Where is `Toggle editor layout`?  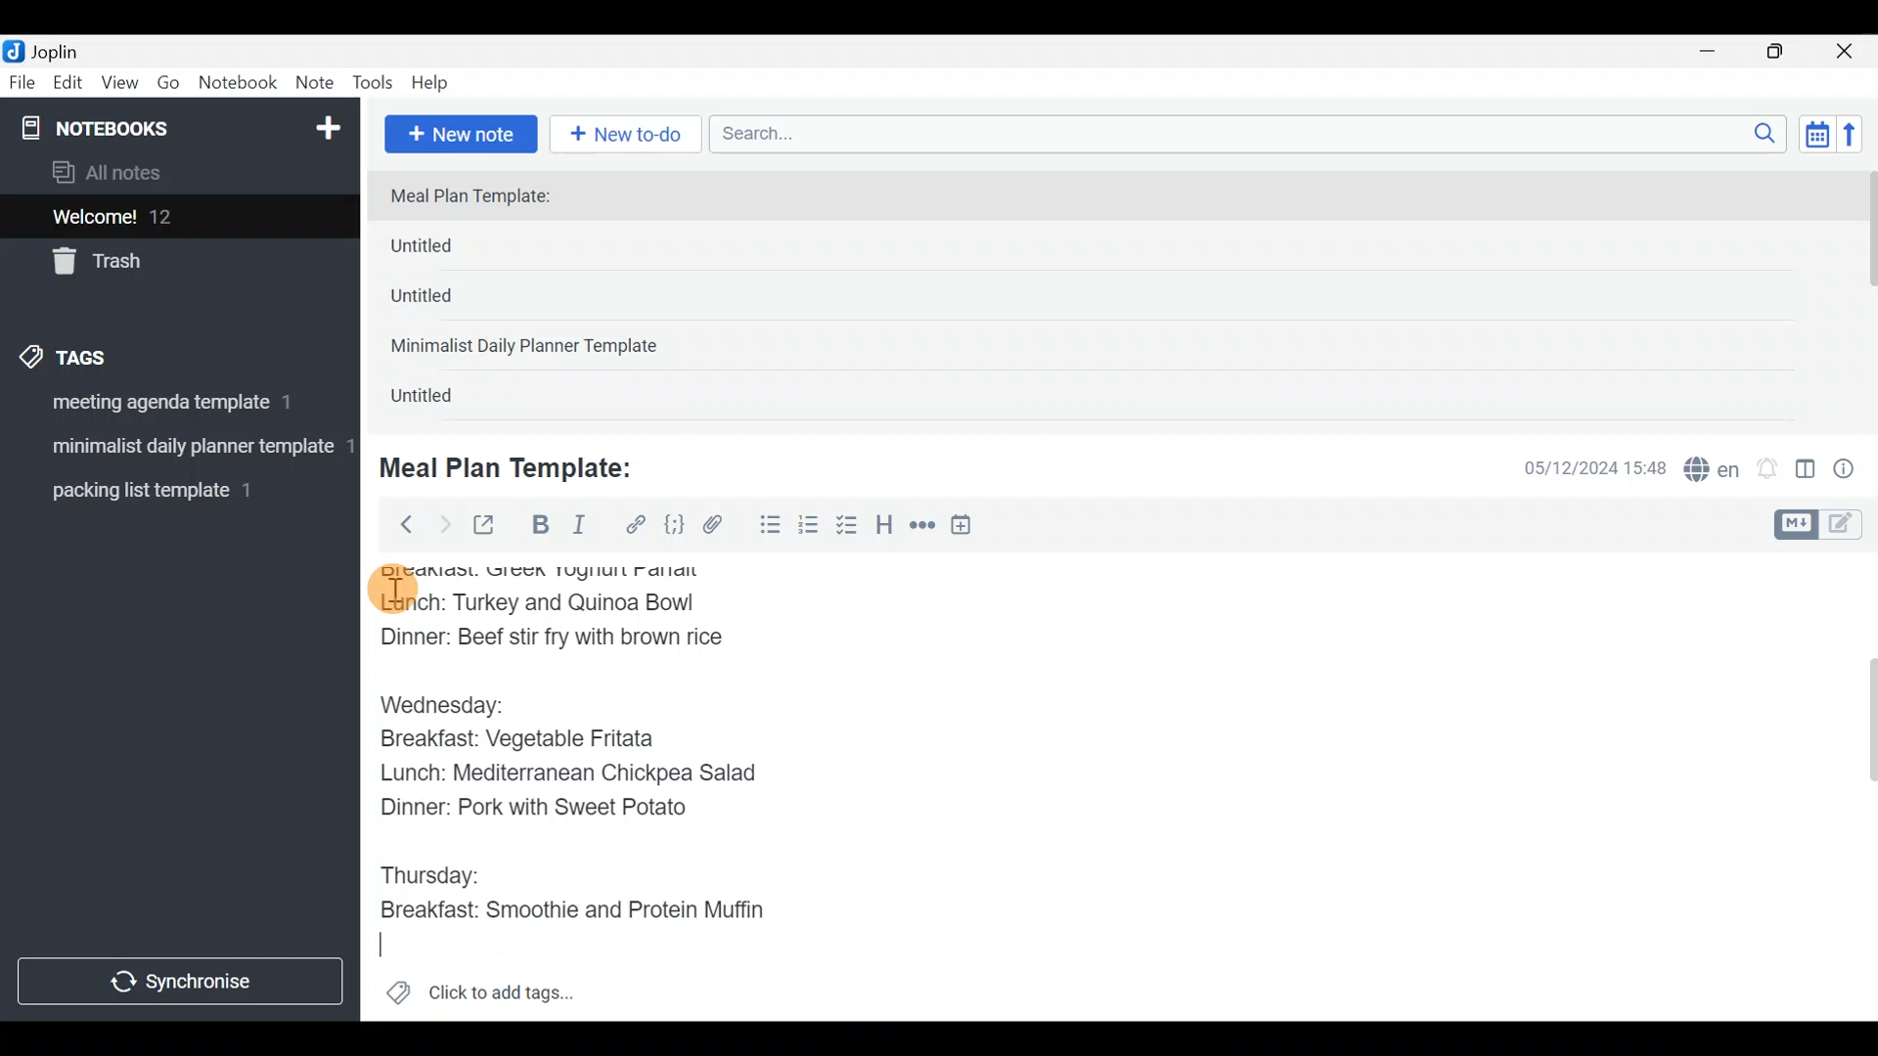 Toggle editor layout is located at coordinates (1807, 471).